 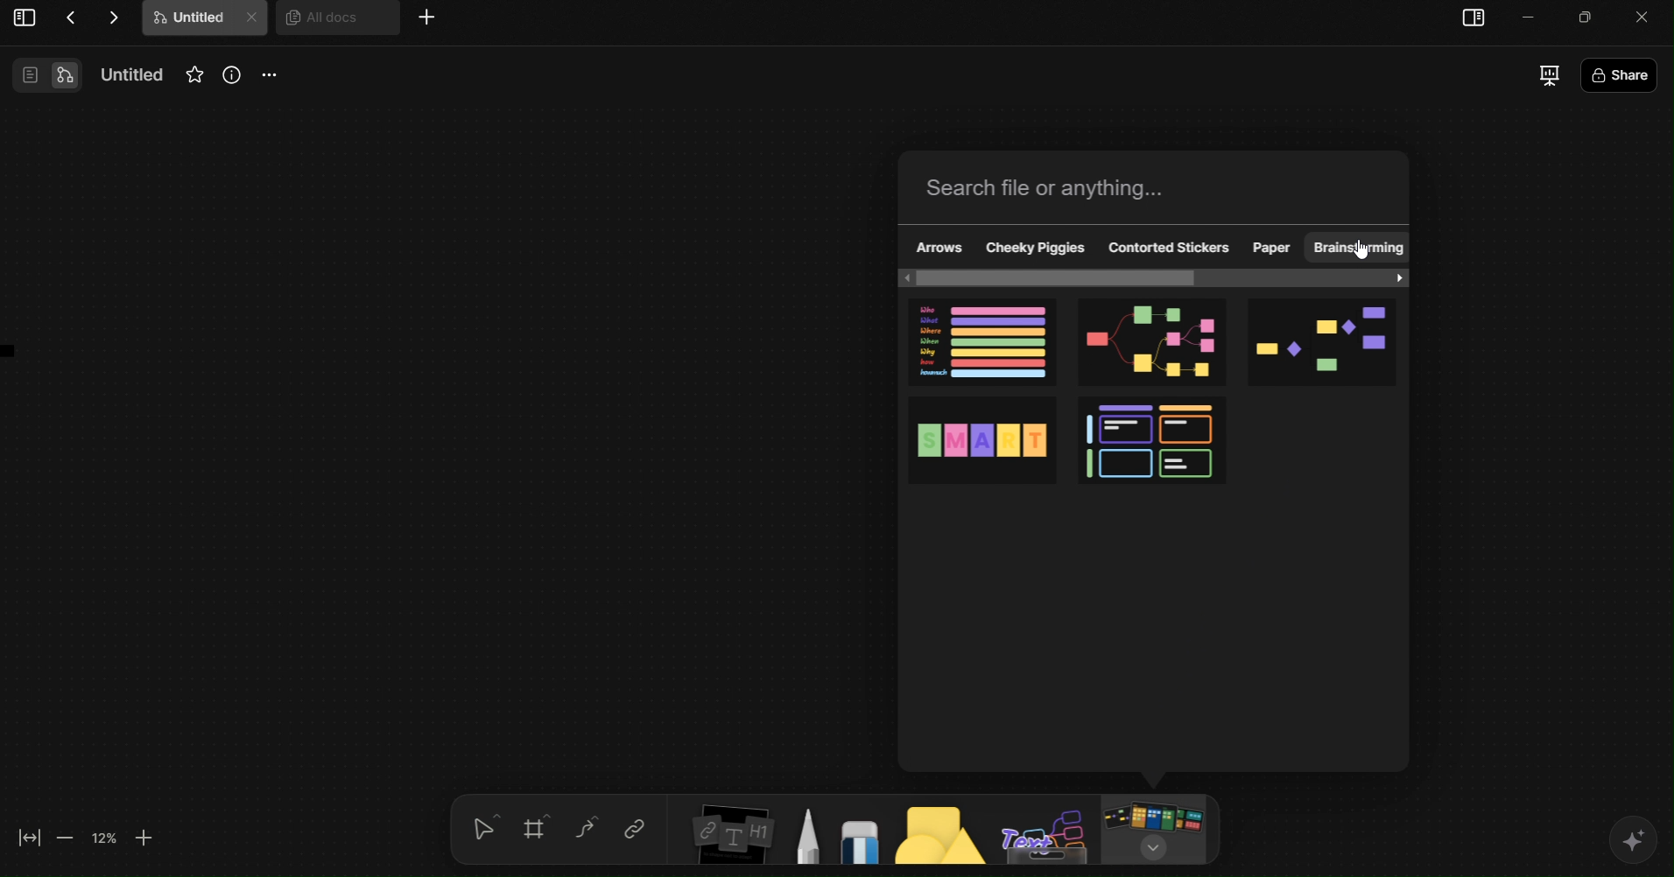 What do you see at coordinates (1658, 79) in the screenshot?
I see `Share` at bounding box center [1658, 79].